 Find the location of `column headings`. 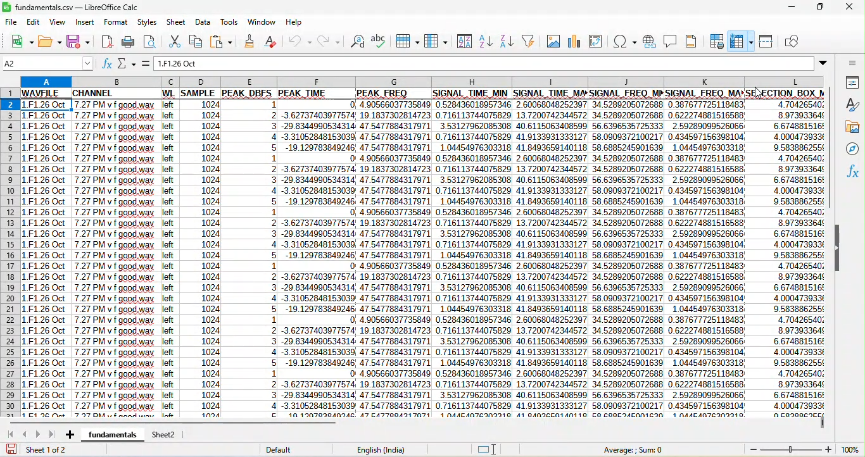

column headings is located at coordinates (423, 82).